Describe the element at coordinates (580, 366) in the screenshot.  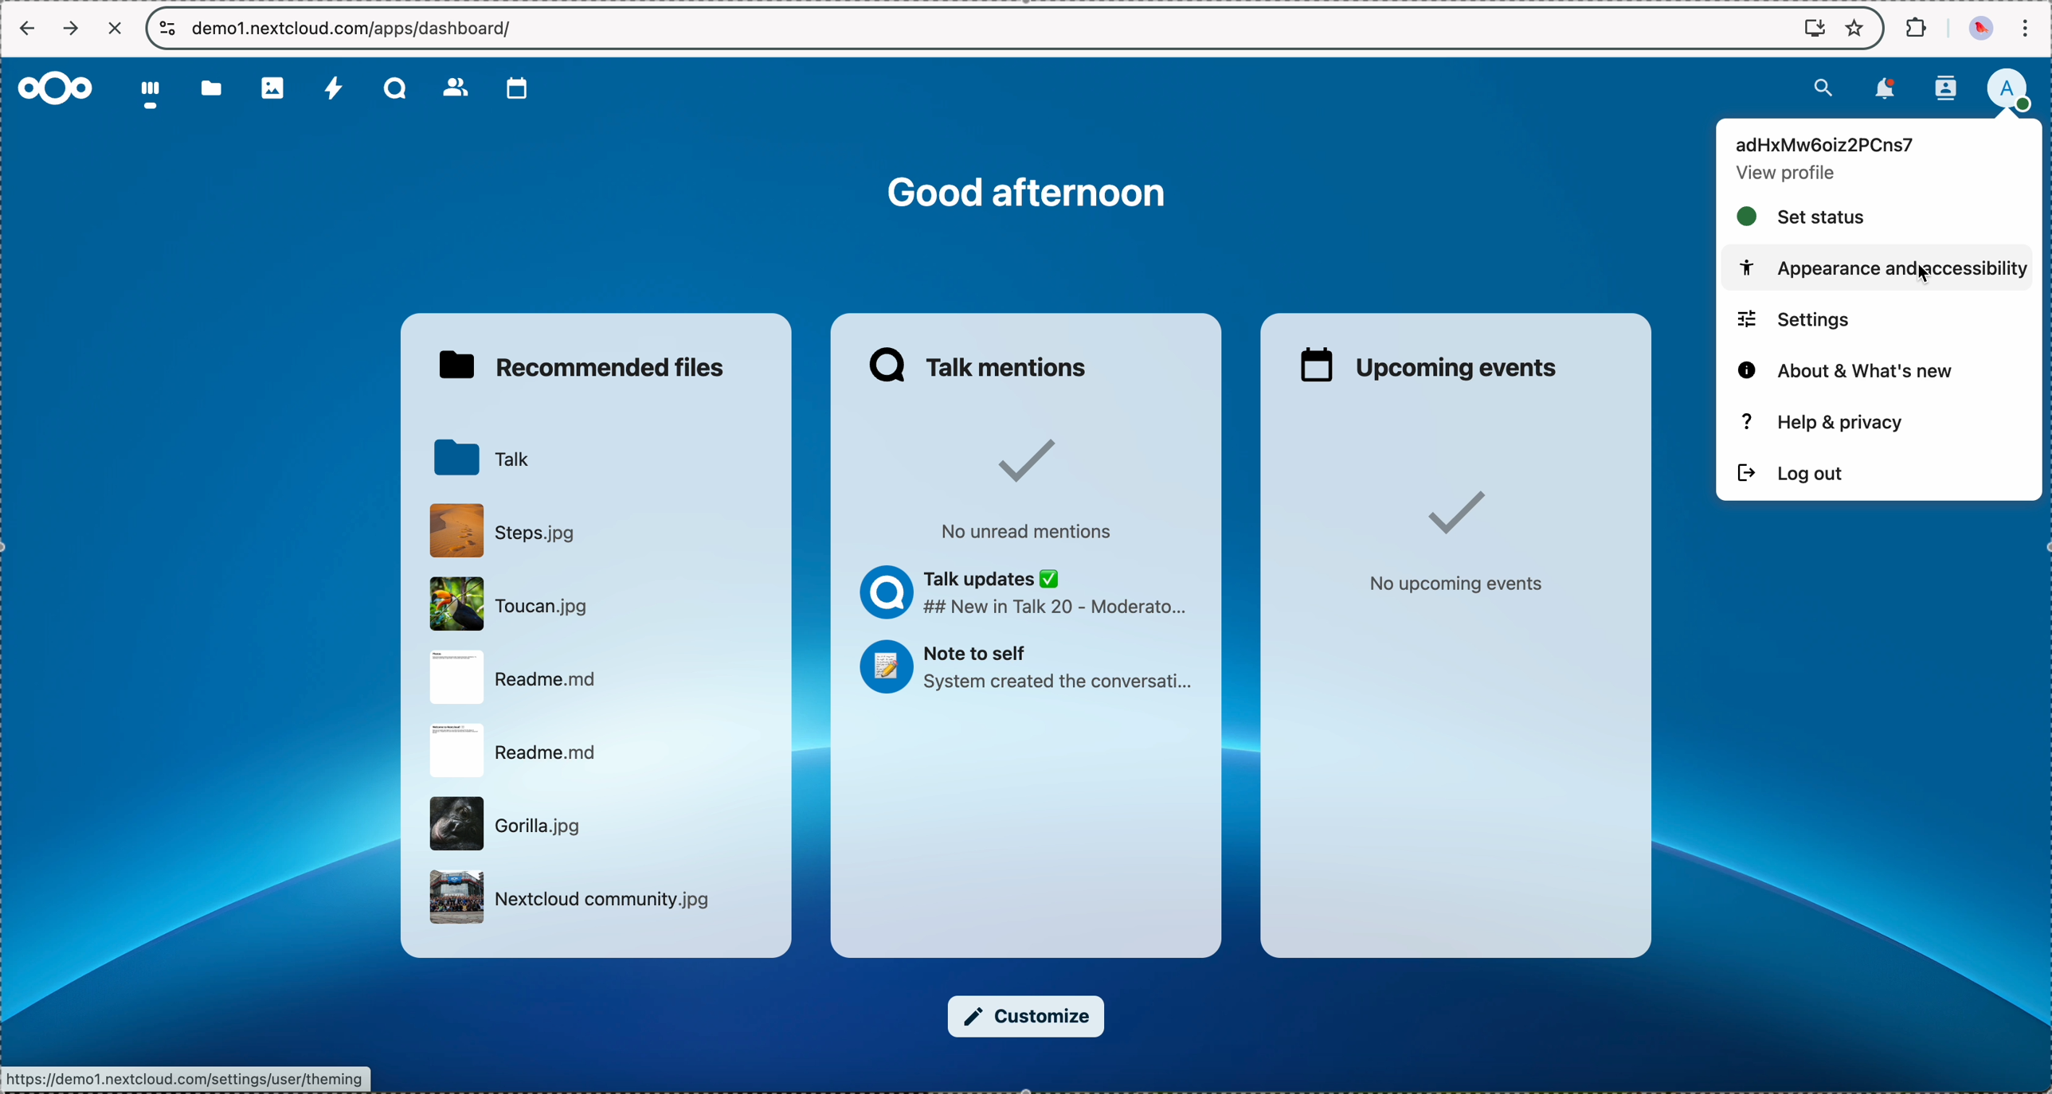
I see `recommended files` at that location.